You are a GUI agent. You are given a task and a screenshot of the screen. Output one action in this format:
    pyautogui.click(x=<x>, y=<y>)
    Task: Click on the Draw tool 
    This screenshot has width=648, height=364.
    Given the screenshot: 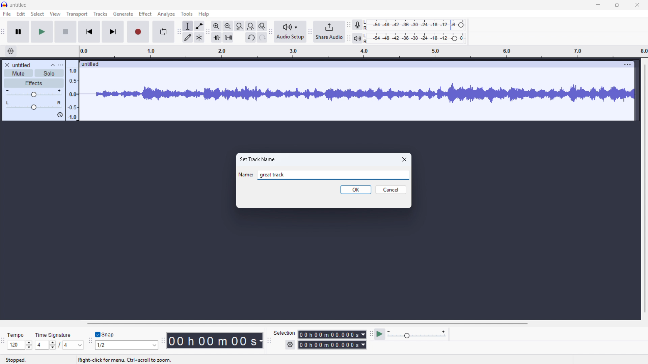 What is the action you would take?
    pyautogui.click(x=188, y=37)
    